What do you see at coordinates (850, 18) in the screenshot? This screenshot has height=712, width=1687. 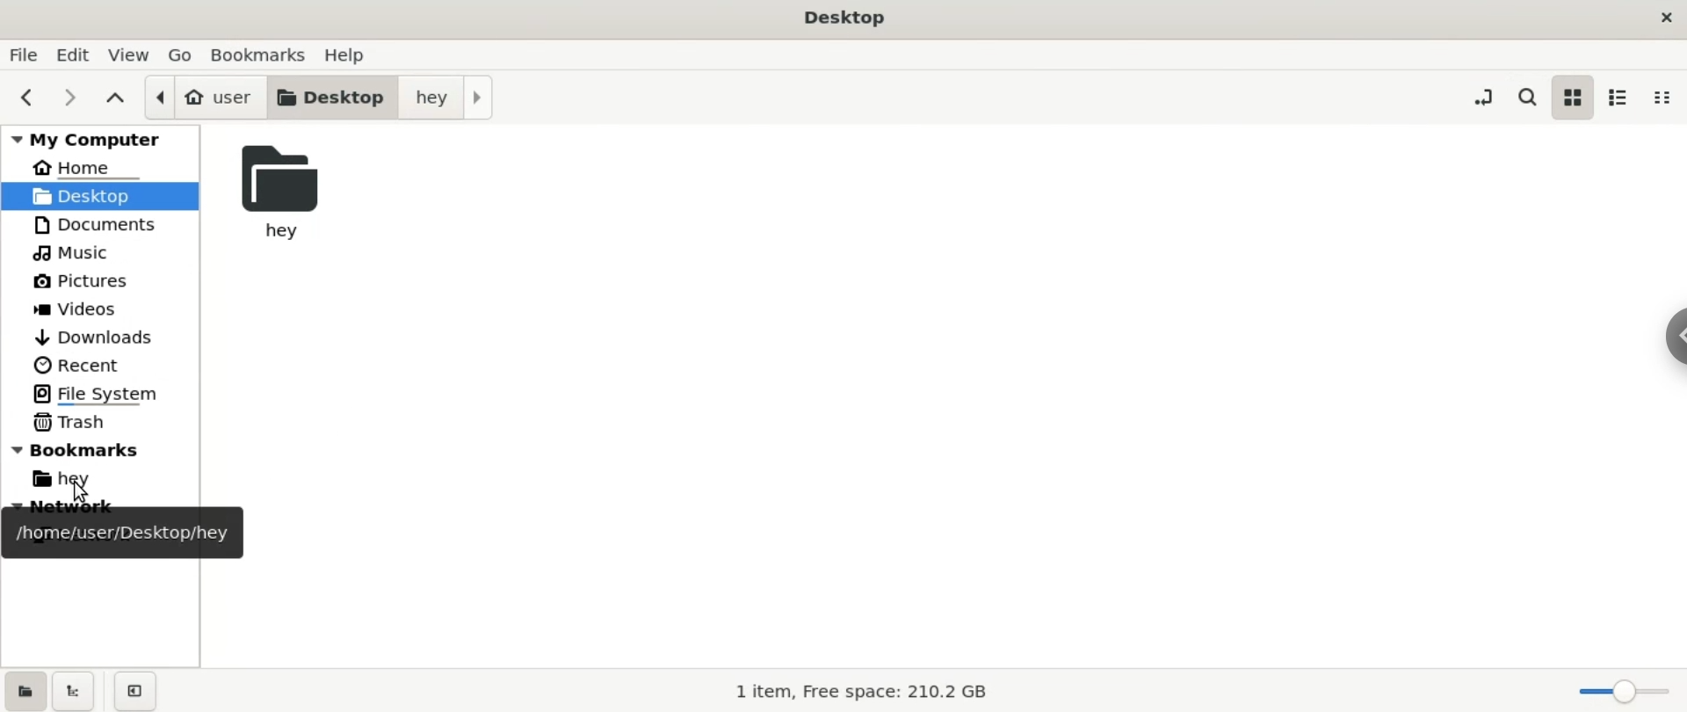 I see `desktop` at bounding box center [850, 18].